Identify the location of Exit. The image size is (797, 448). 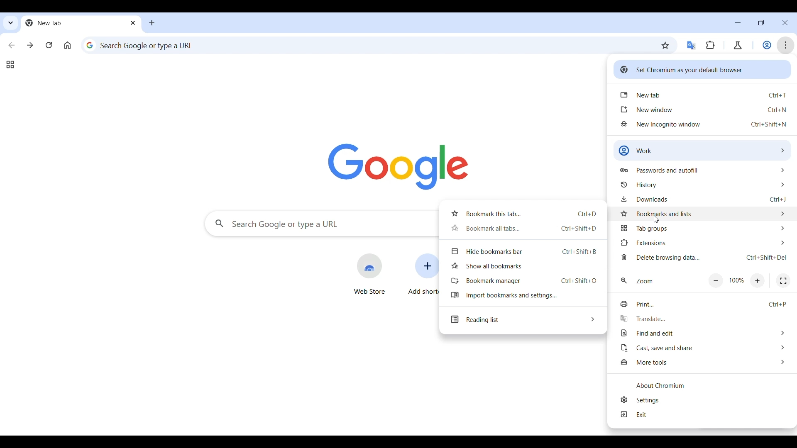
(704, 415).